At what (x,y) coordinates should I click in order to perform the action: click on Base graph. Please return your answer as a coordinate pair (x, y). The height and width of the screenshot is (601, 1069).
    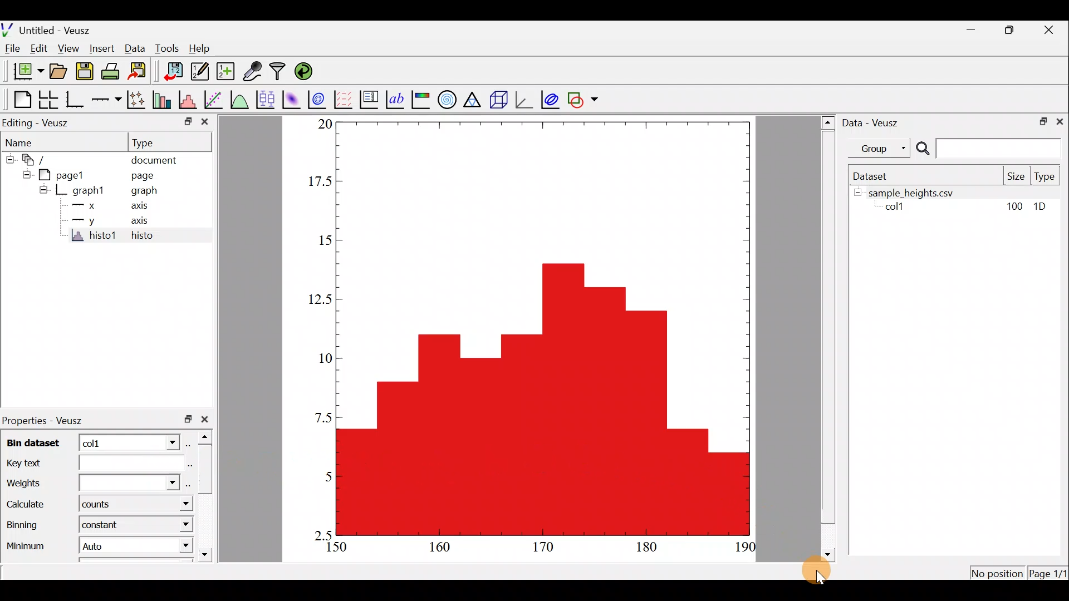
    Looking at the image, I should click on (74, 100).